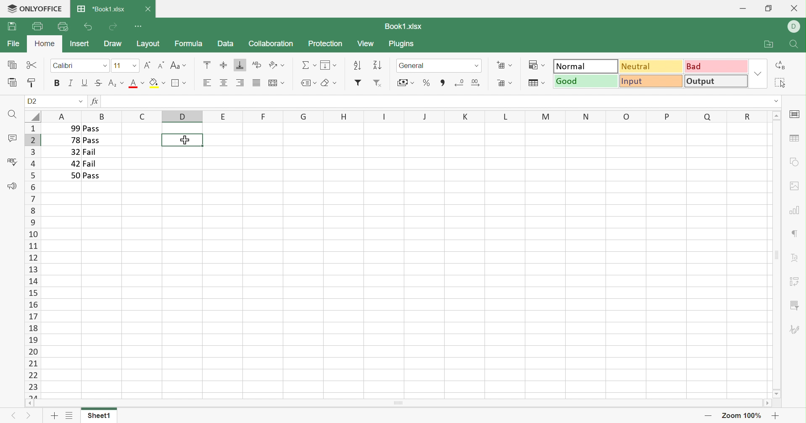 The height and width of the screenshot is (423, 806). I want to click on Sort descending, so click(357, 64).